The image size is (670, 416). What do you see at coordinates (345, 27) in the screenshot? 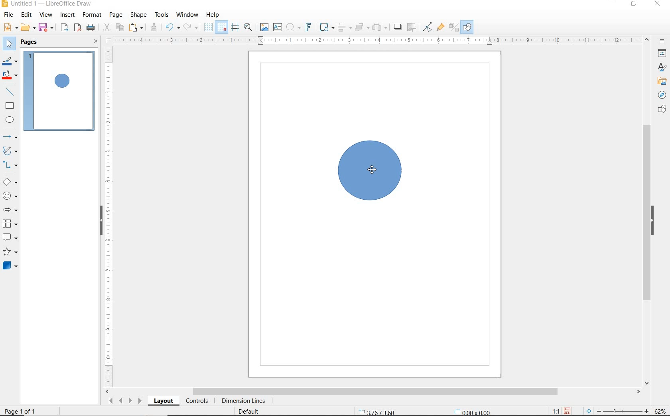
I see `ALIGN OBJECTS` at bounding box center [345, 27].